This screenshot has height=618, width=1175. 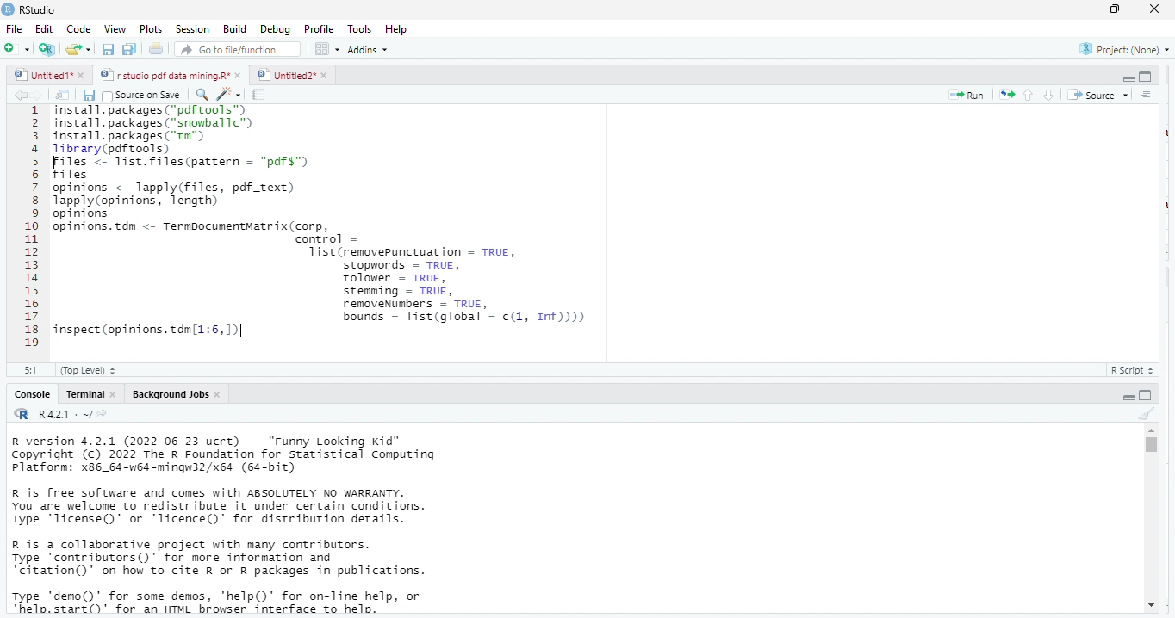 I want to click on view, so click(x=110, y=29).